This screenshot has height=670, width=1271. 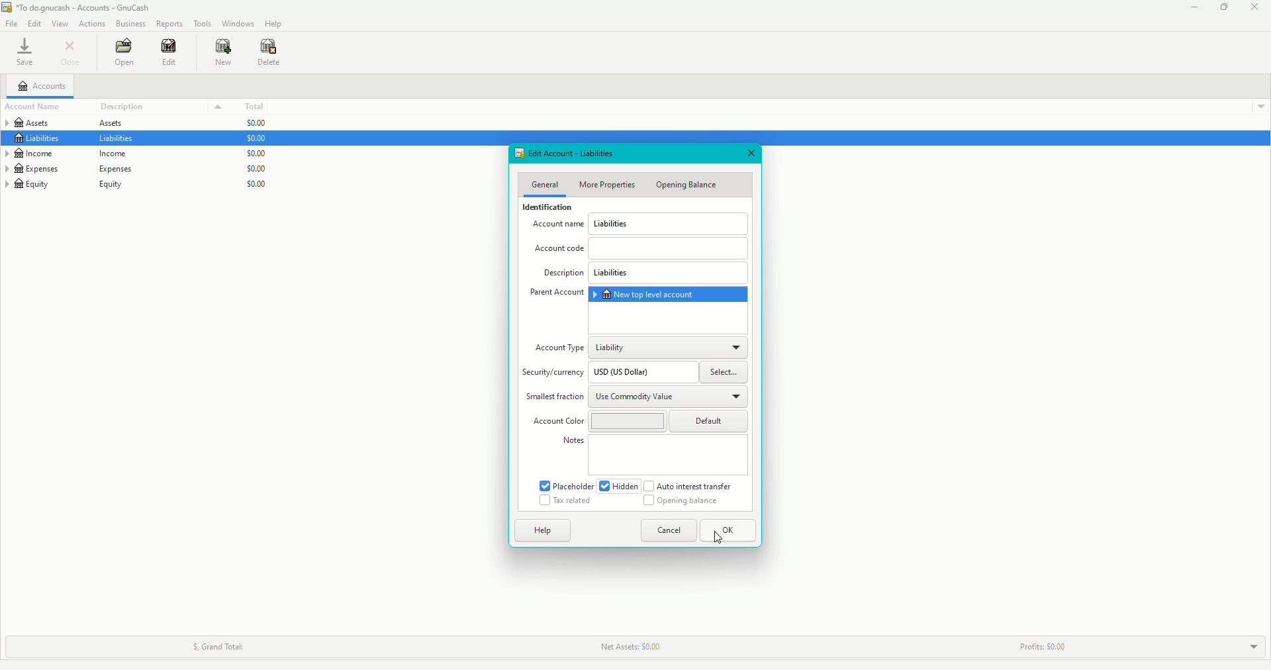 I want to click on View, so click(x=62, y=24).